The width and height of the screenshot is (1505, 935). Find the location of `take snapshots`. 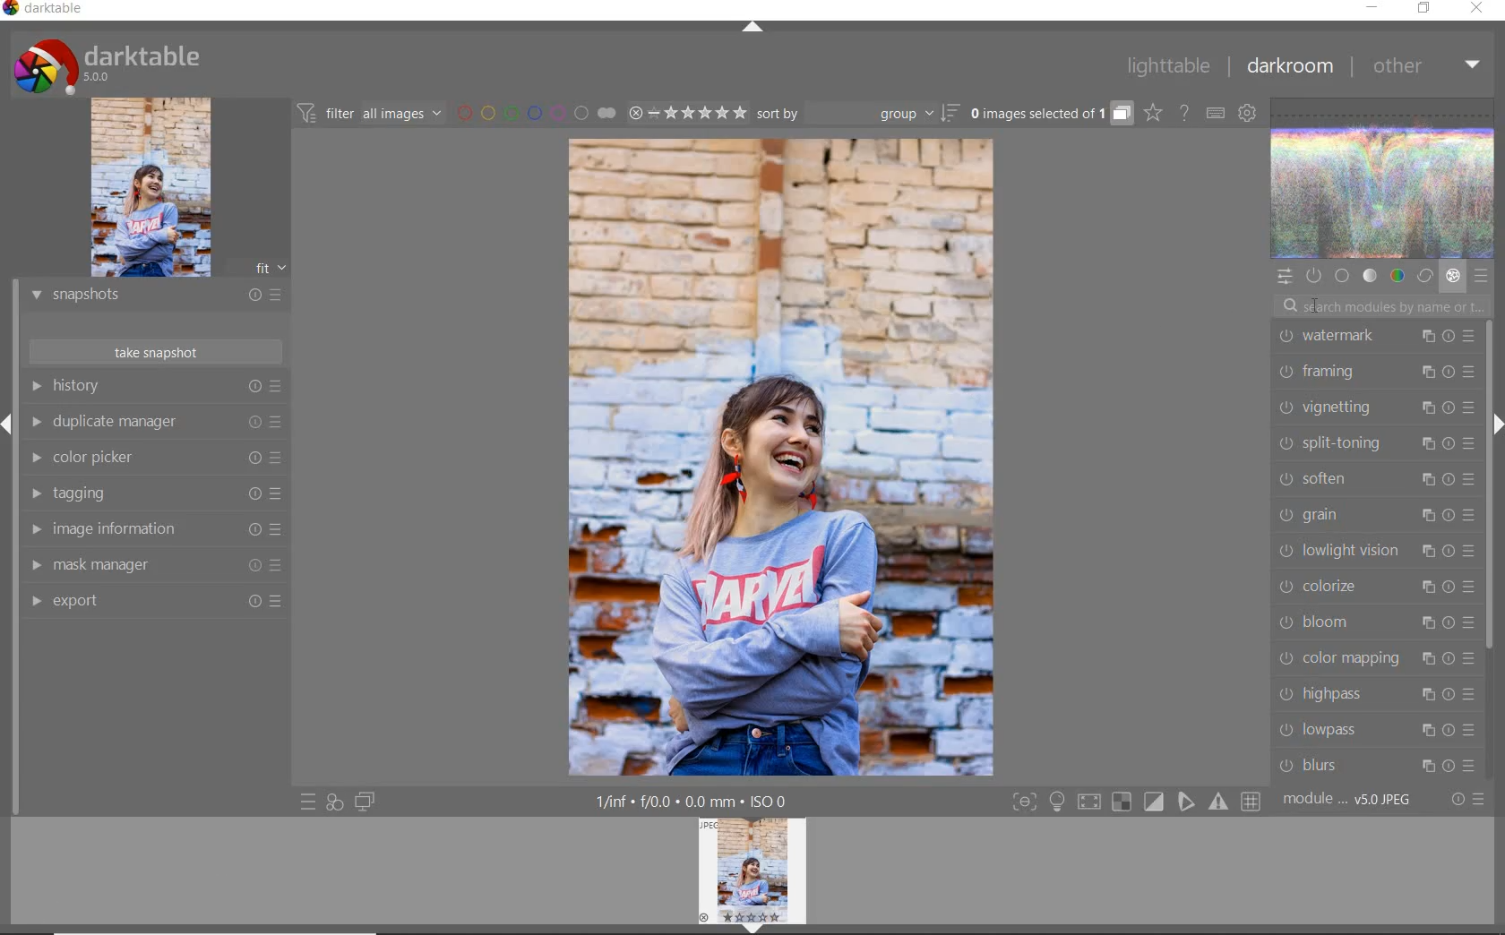

take snapshots is located at coordinates (154, 353).